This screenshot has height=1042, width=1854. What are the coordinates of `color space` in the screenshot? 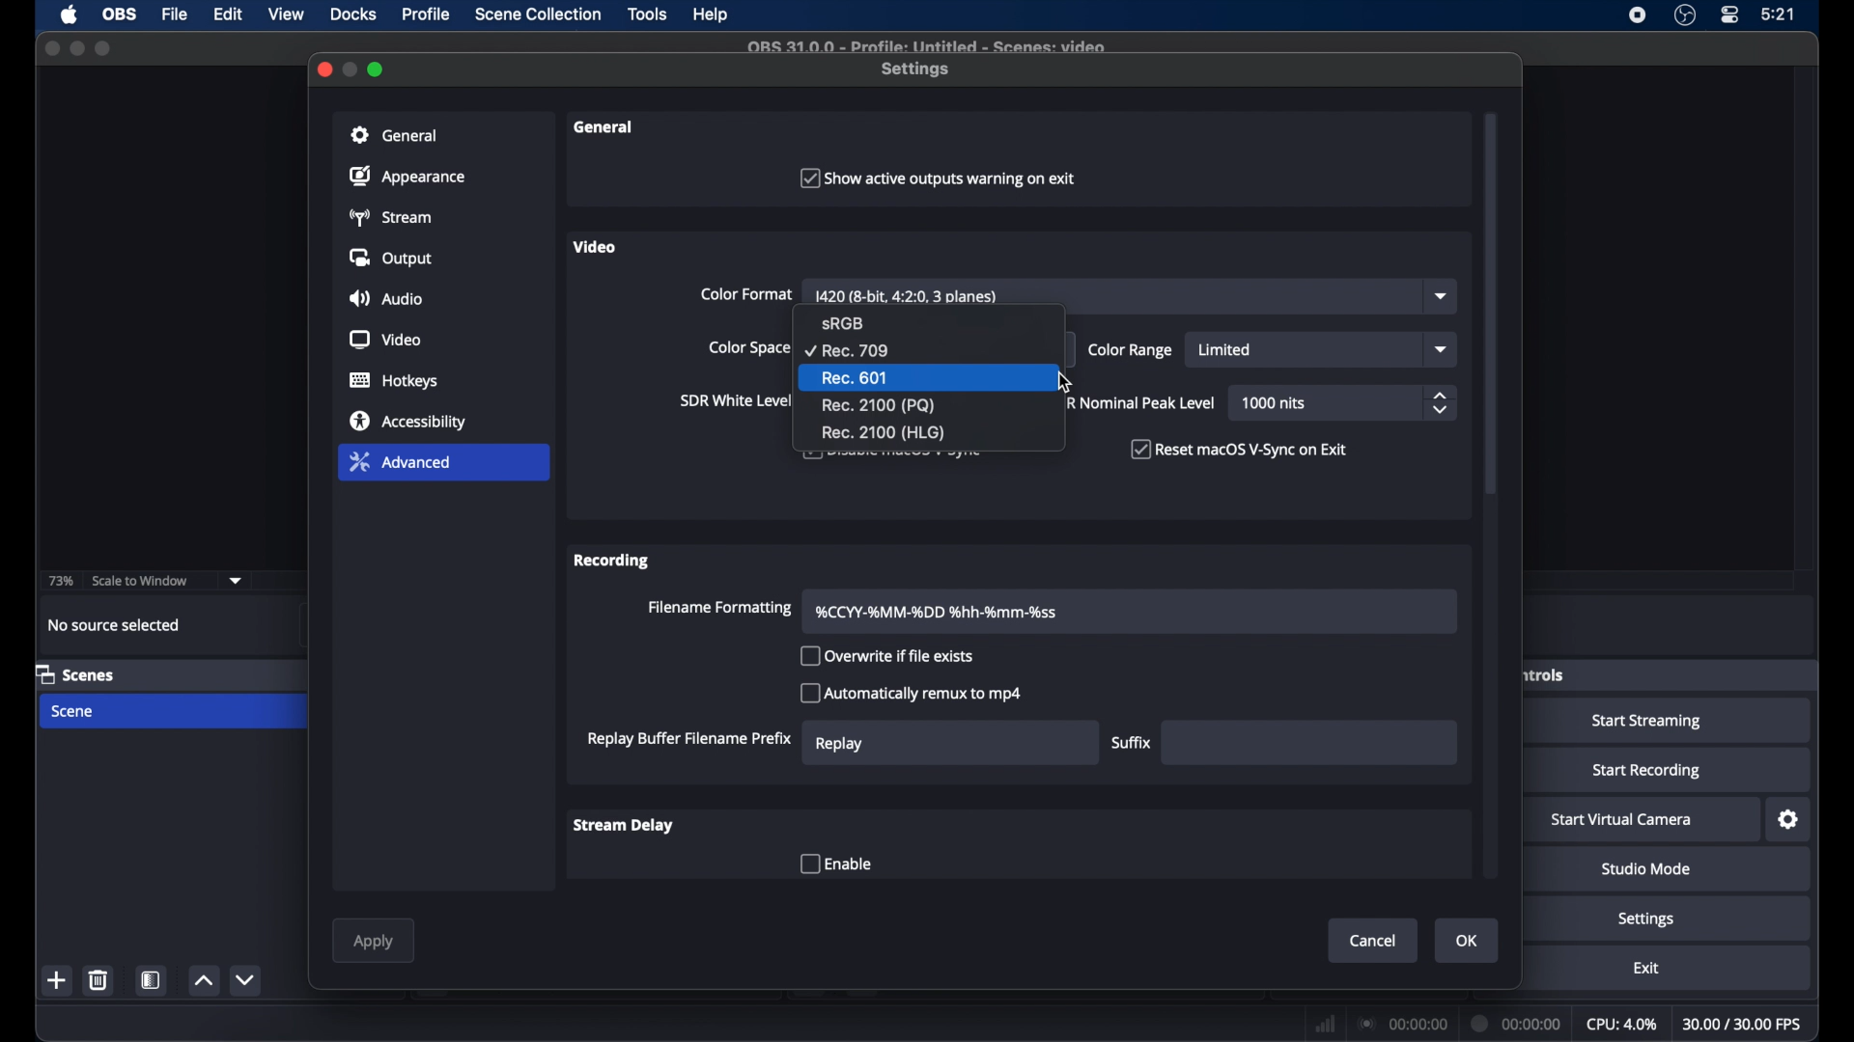 It's located at (748, 347).